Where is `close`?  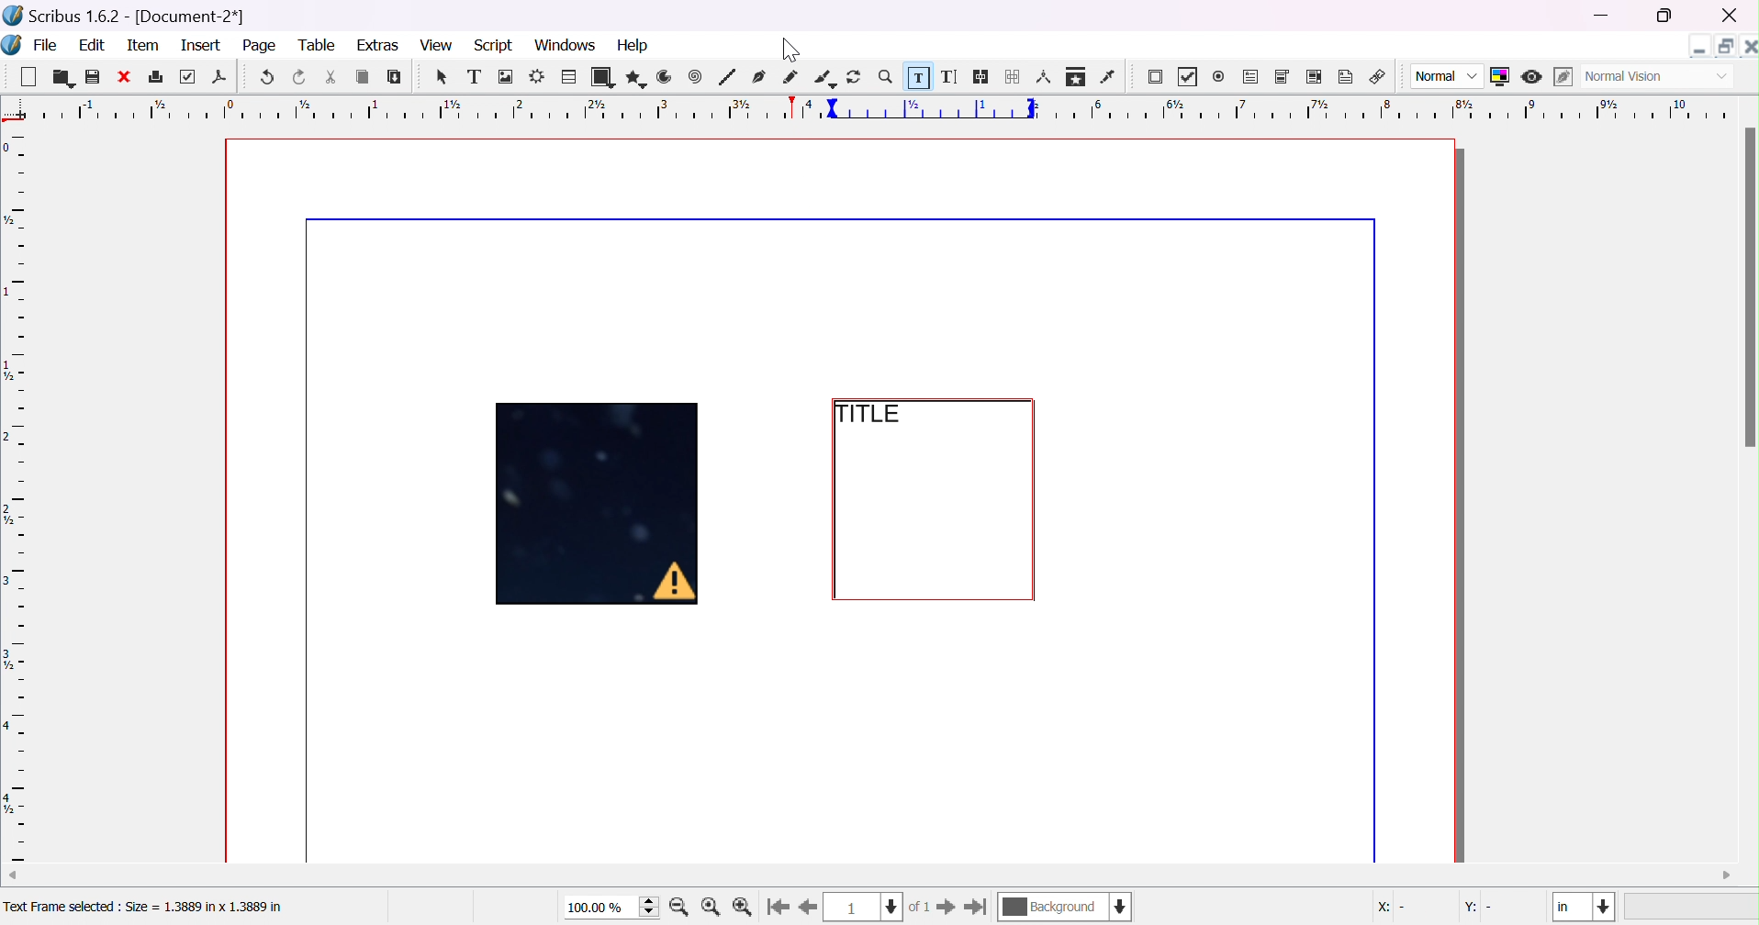 close is located at coordinates (122, 77).